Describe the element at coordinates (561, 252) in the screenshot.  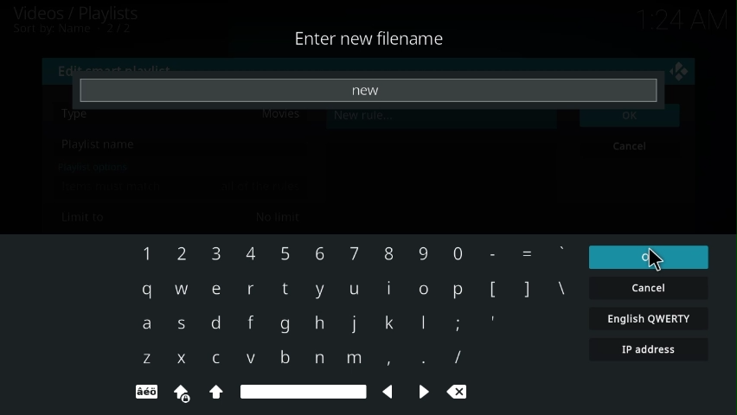
I see ``` at that location.